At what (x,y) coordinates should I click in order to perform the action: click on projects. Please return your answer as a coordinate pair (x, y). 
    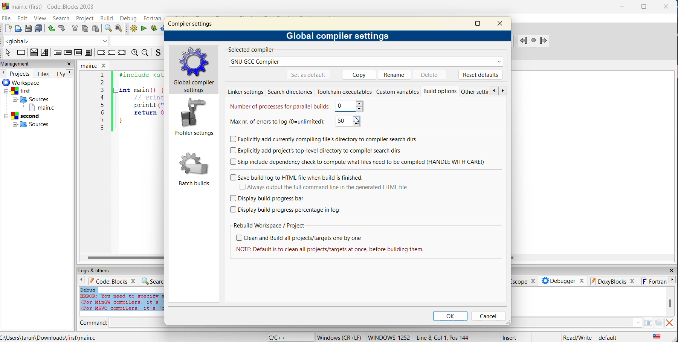
    Looking at the image, I should click on (20, 73).